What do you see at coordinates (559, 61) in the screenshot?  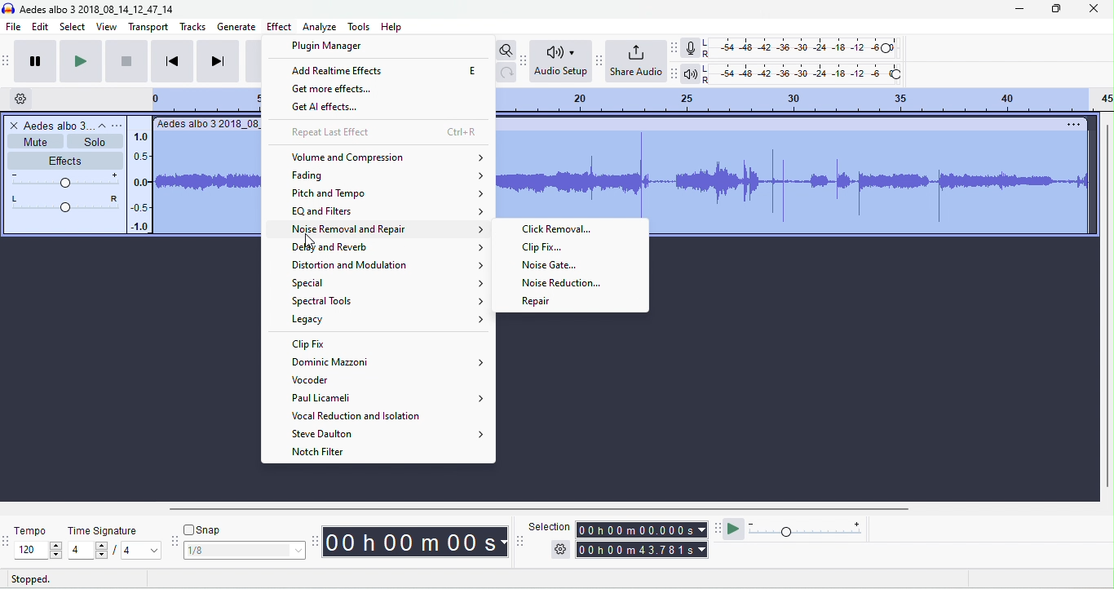 I see `audio set up` at bounding box center [559, 61].